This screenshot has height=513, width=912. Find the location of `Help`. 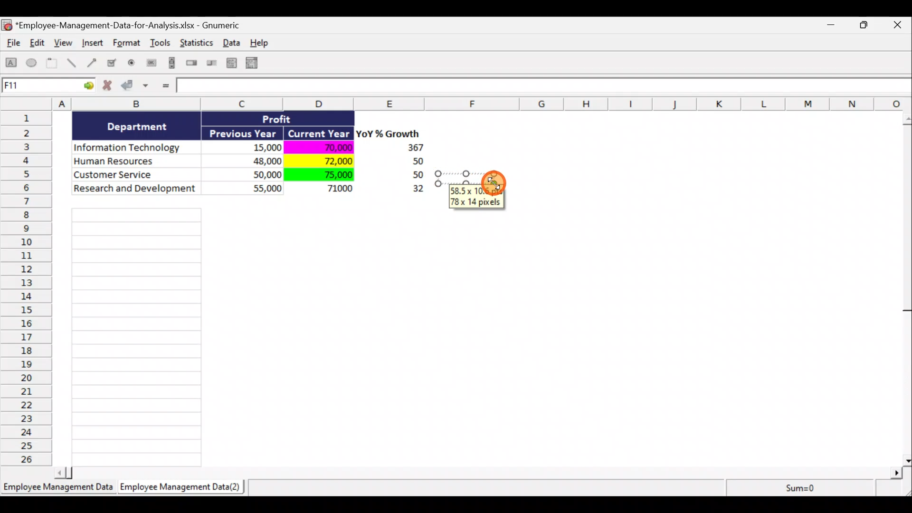

Help is located at coordinates (265, 43).